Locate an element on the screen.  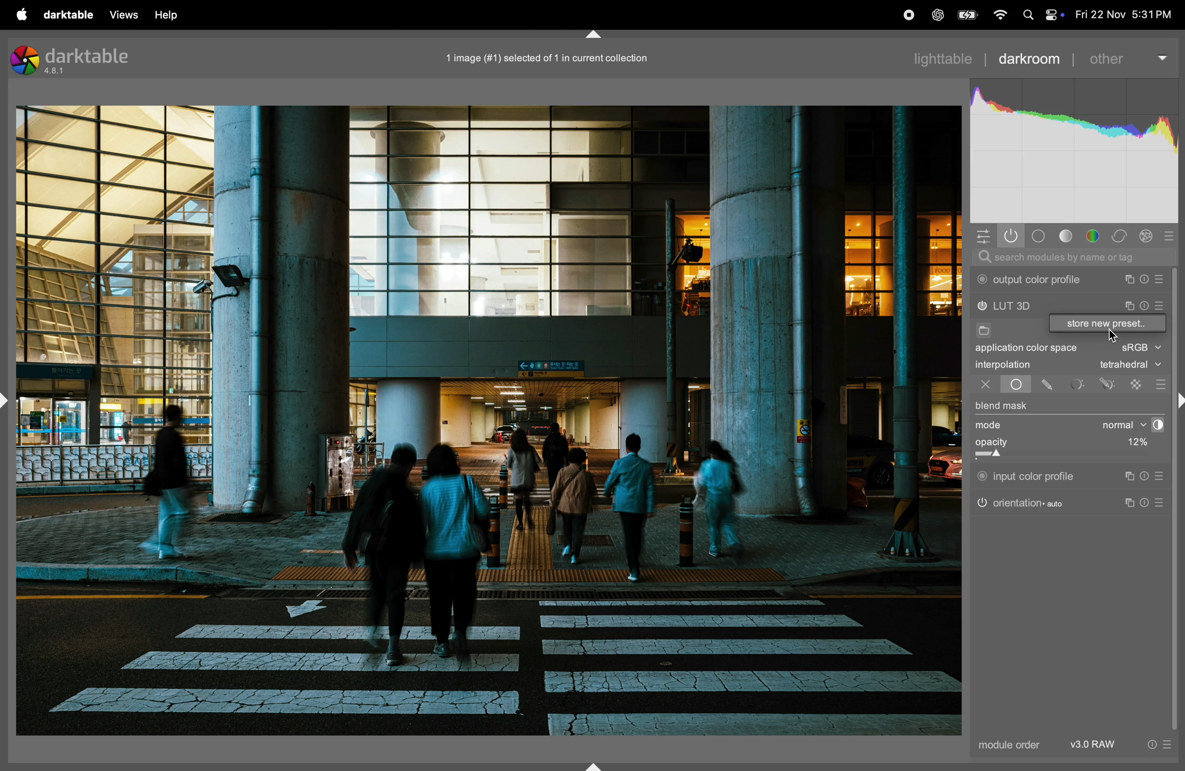
shift+ctrl+l is located at coordinates (8, 399).